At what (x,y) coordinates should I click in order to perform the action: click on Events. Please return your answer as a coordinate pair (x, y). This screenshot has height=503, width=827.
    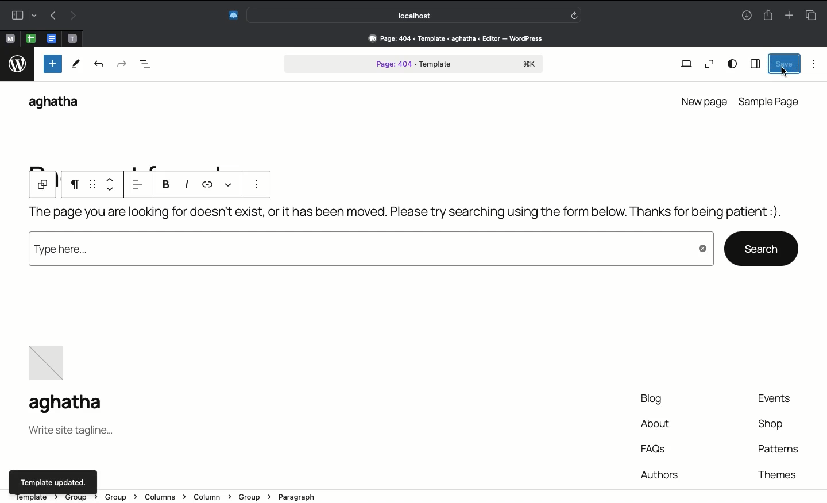
    Looking at the image, I should click on (780, 399).